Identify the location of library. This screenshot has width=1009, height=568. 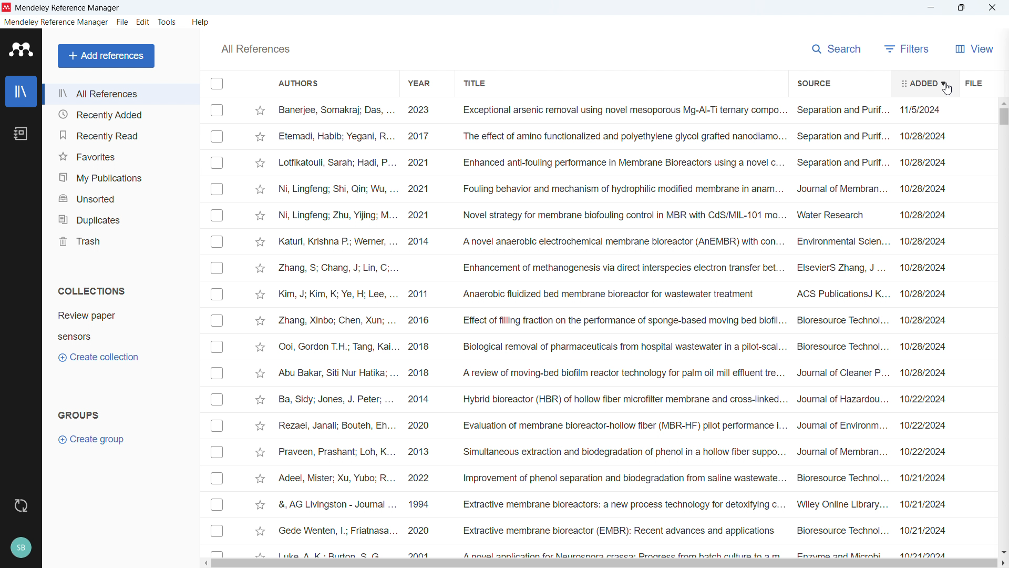
(21, 92).